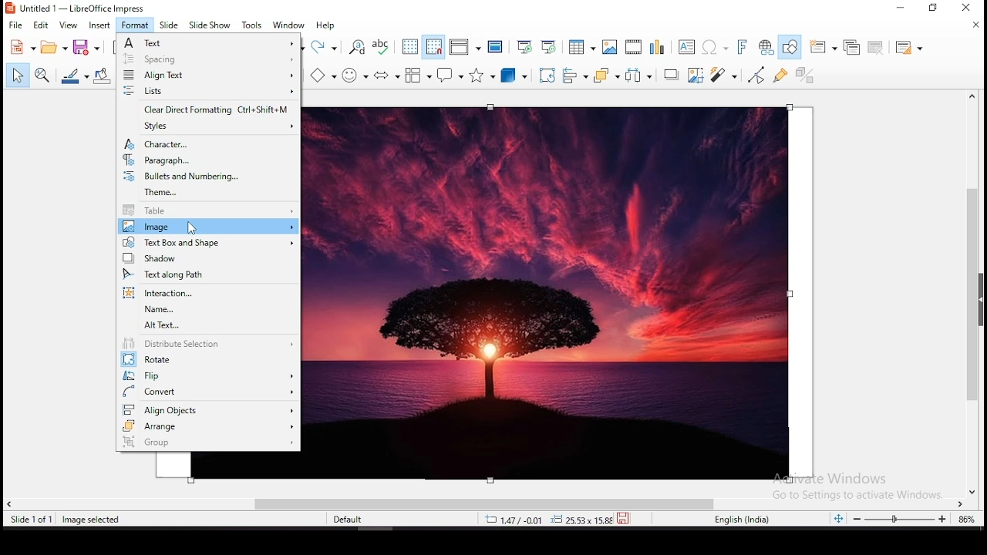 This screenshot has height=555, width=987. I want to click on stars and banners, so click(483, 76).